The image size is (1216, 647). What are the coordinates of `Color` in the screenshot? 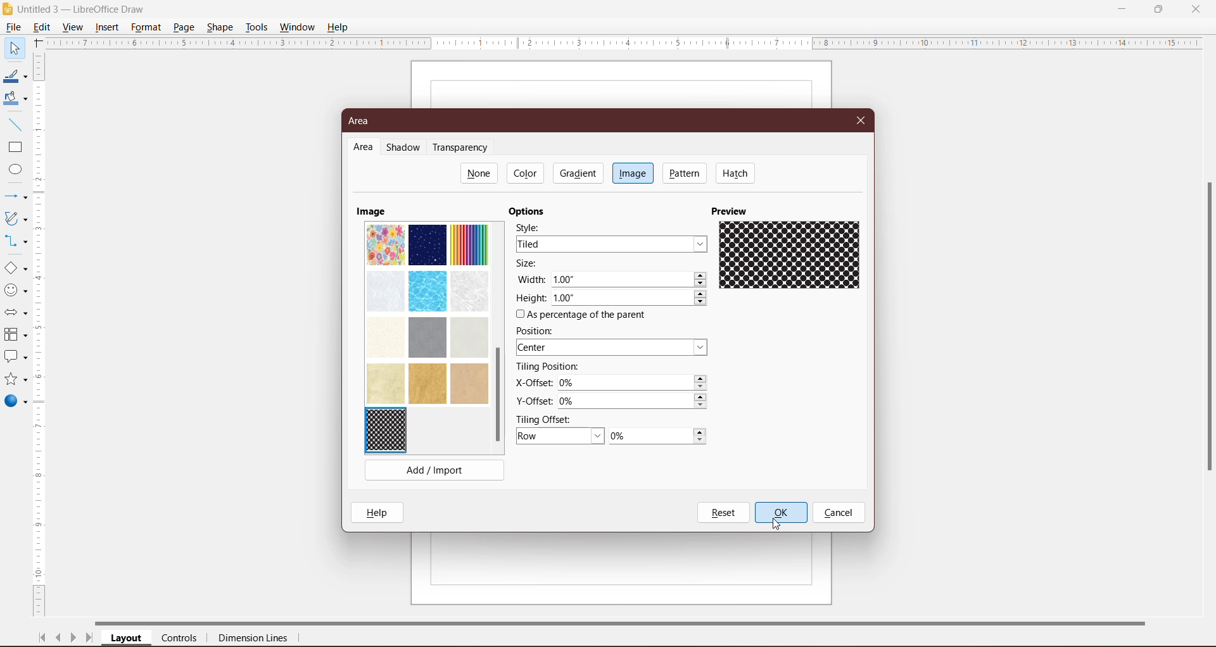 It's located at (527, 173).